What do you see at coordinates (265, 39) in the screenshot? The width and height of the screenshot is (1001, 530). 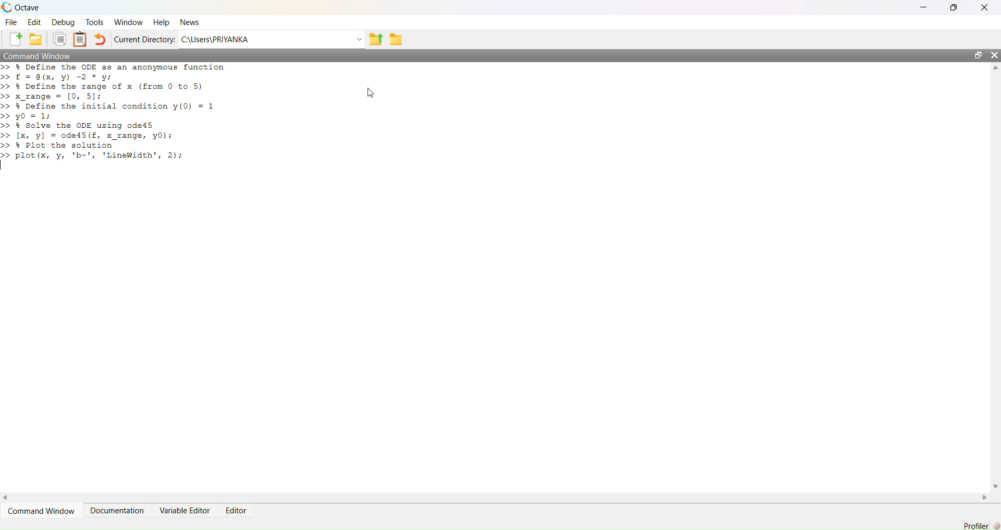 I see `C:\Users\PRIYANKA` at bounding box center [265, 39].